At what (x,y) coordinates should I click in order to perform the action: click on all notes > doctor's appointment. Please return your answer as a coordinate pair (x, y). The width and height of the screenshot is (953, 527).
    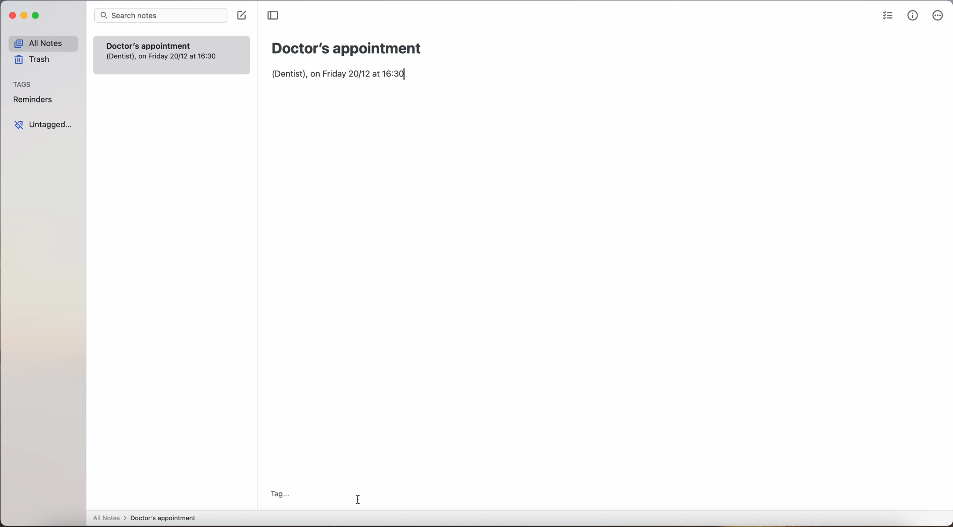
    Looking at the image, I should click on (144, 519).